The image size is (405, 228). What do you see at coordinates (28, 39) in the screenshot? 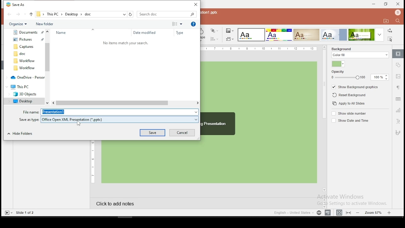
I see `Pictures` at bounding box center [28, 39].